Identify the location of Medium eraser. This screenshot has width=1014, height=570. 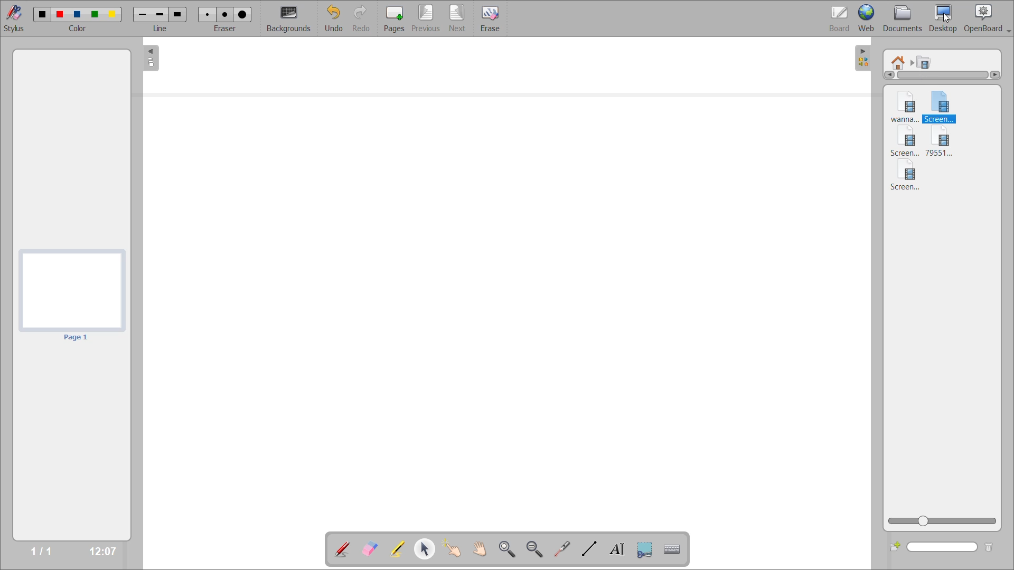
(224, 14).